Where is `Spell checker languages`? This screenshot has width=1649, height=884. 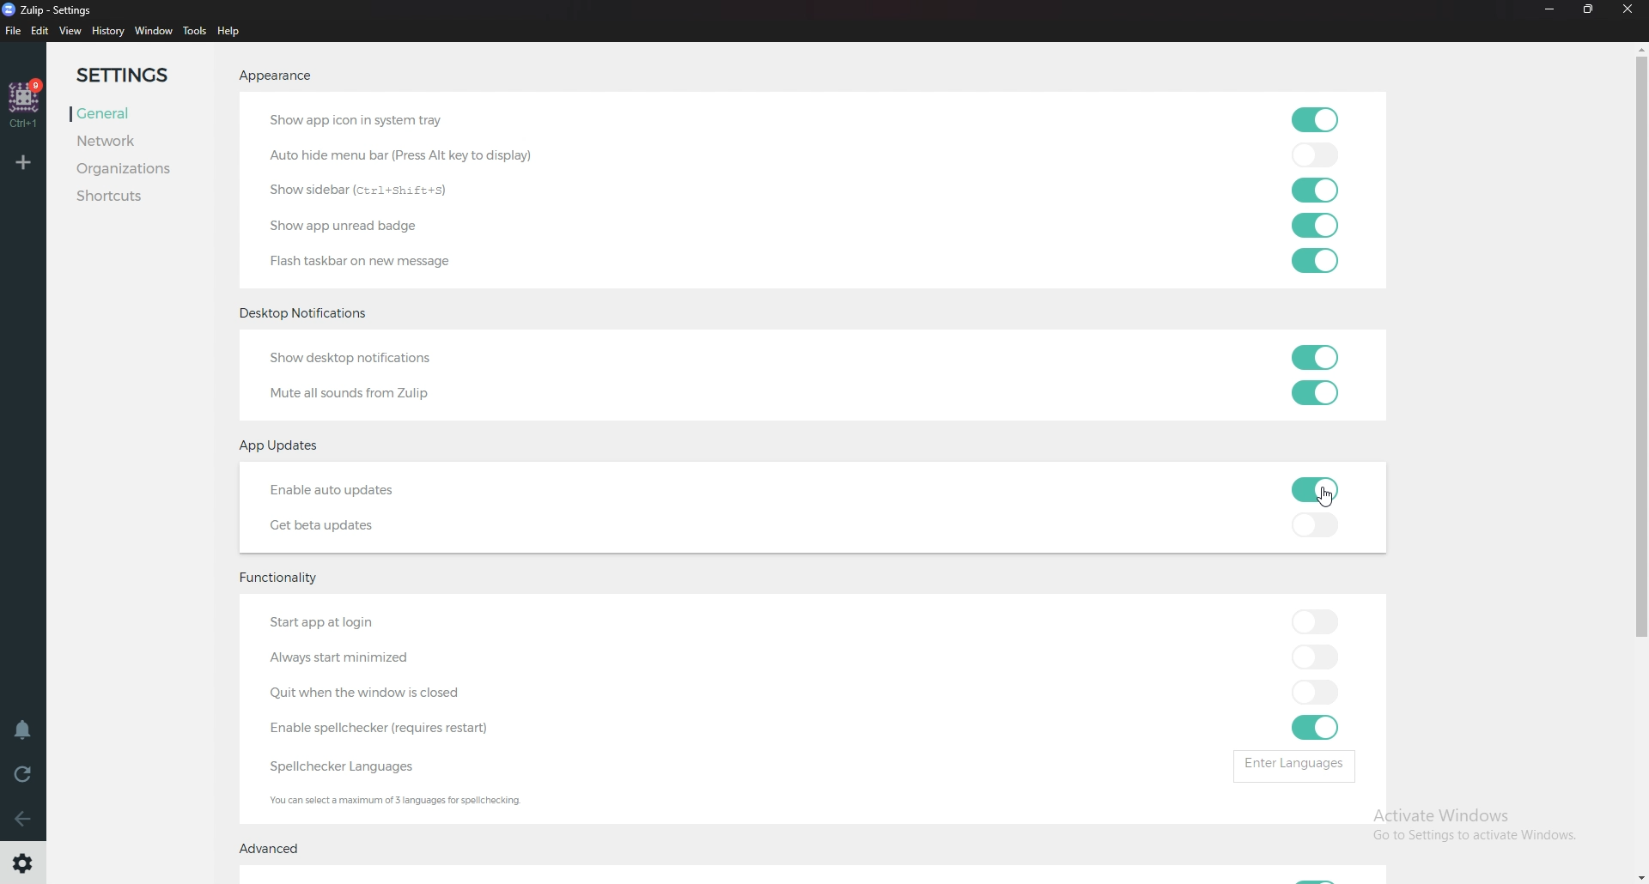 Spell checker languages is located at coordinates (338, 768).